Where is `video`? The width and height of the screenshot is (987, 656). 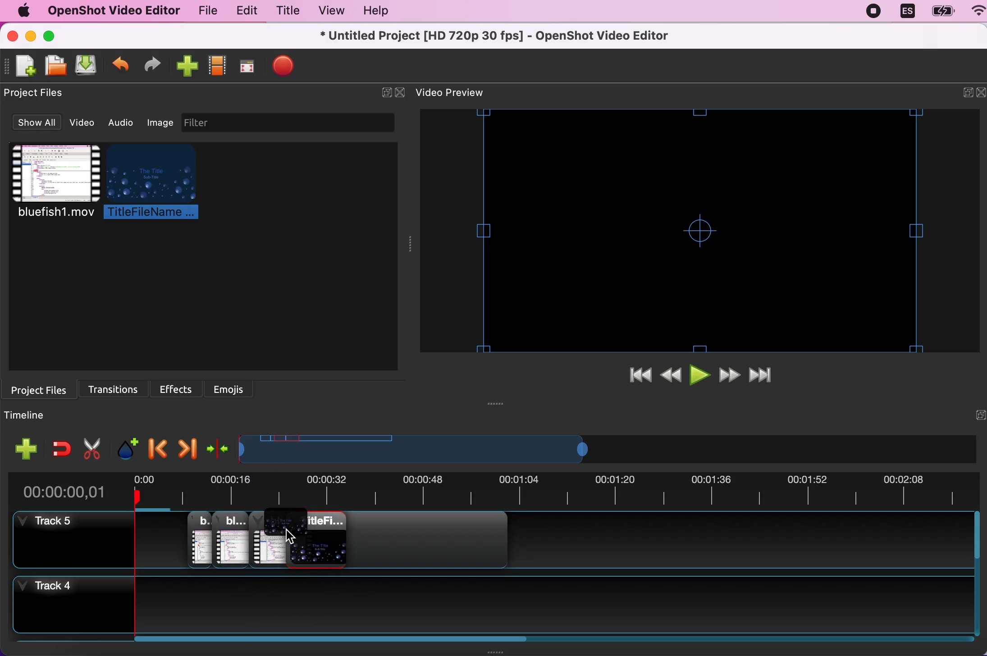 video is located at coordinates (85, 123).